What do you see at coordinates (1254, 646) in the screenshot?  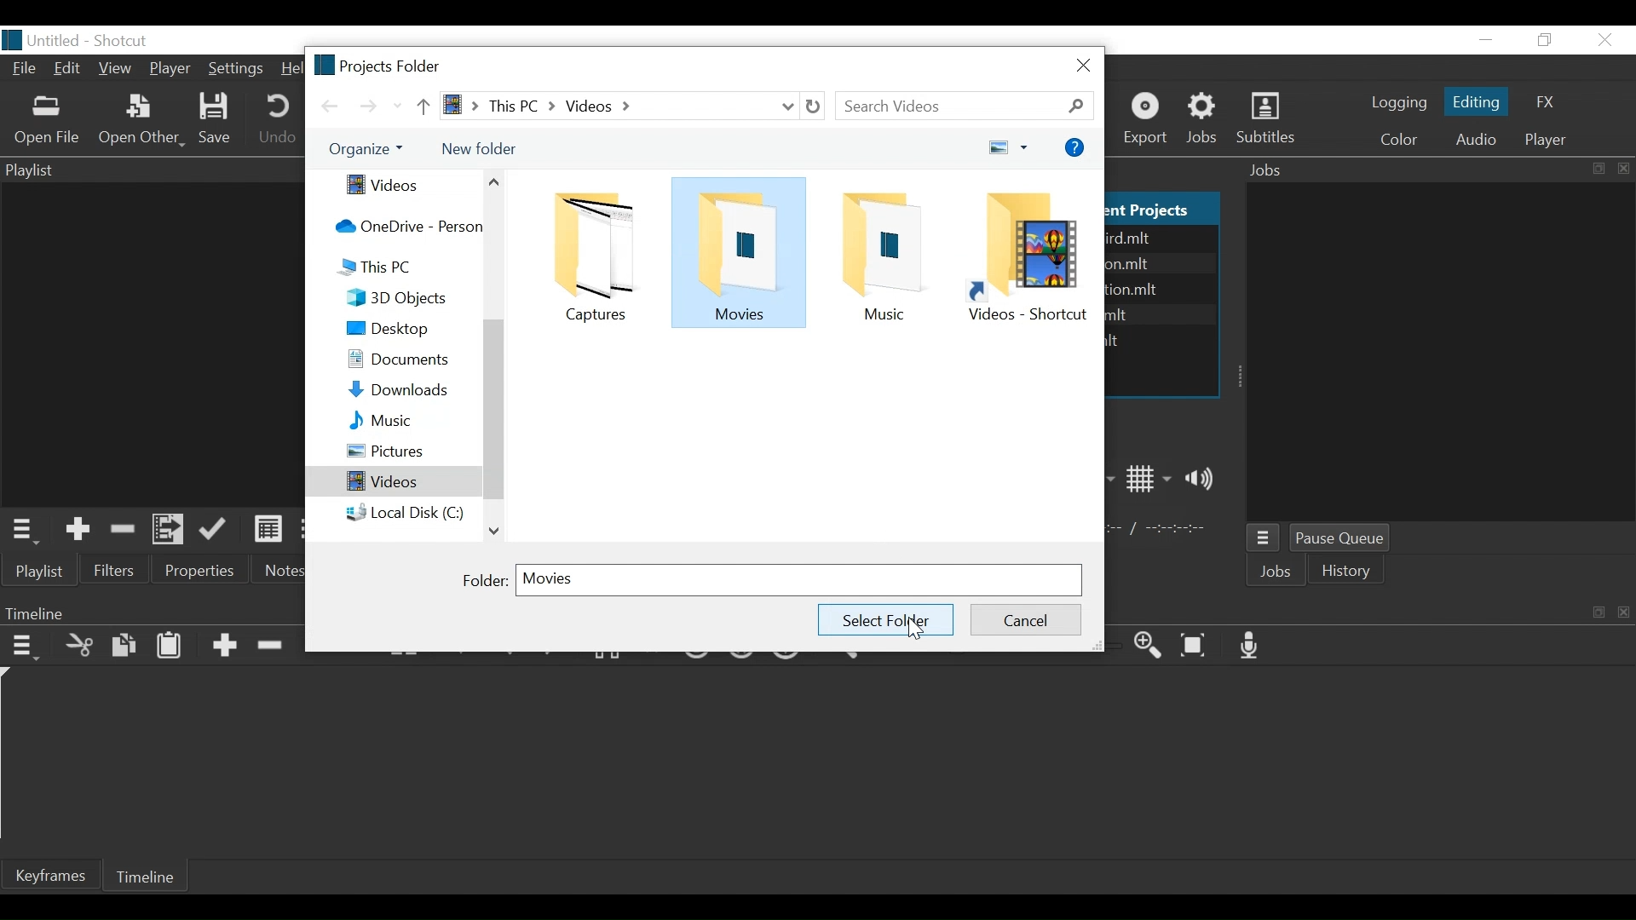 I see `Record audio` at bounding box center [1254, 646].